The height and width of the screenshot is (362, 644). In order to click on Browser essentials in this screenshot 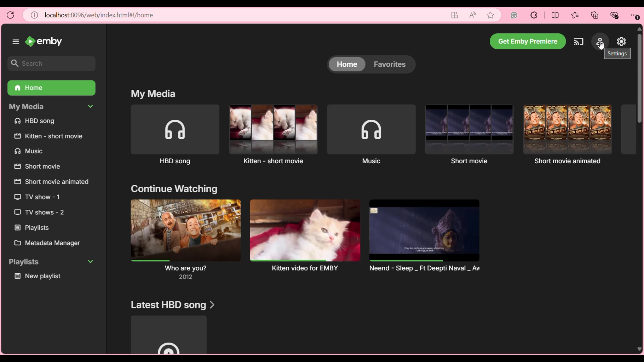, I will do `click(614, 15)`.